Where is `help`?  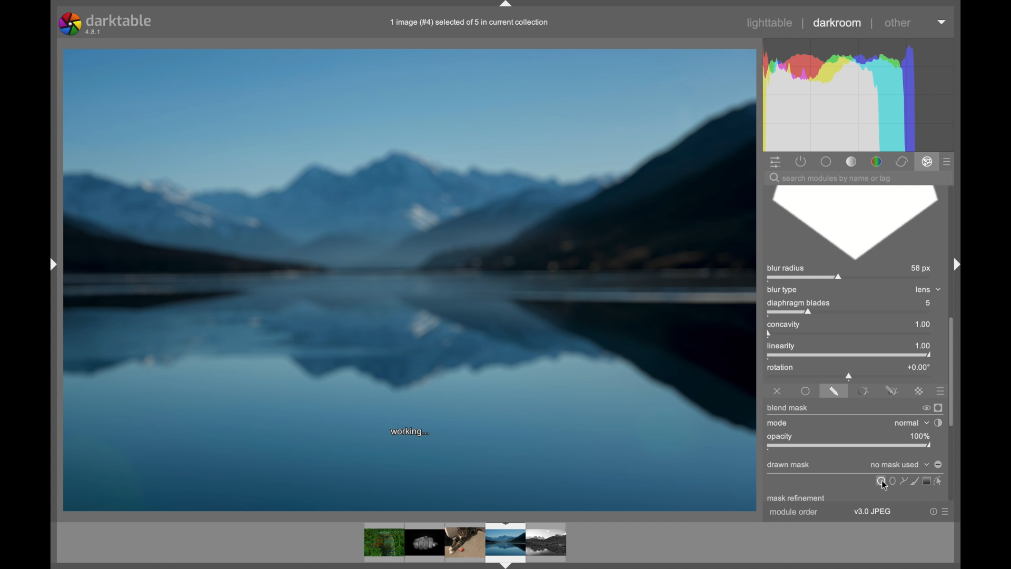 help is located at coordinates (929, 512).